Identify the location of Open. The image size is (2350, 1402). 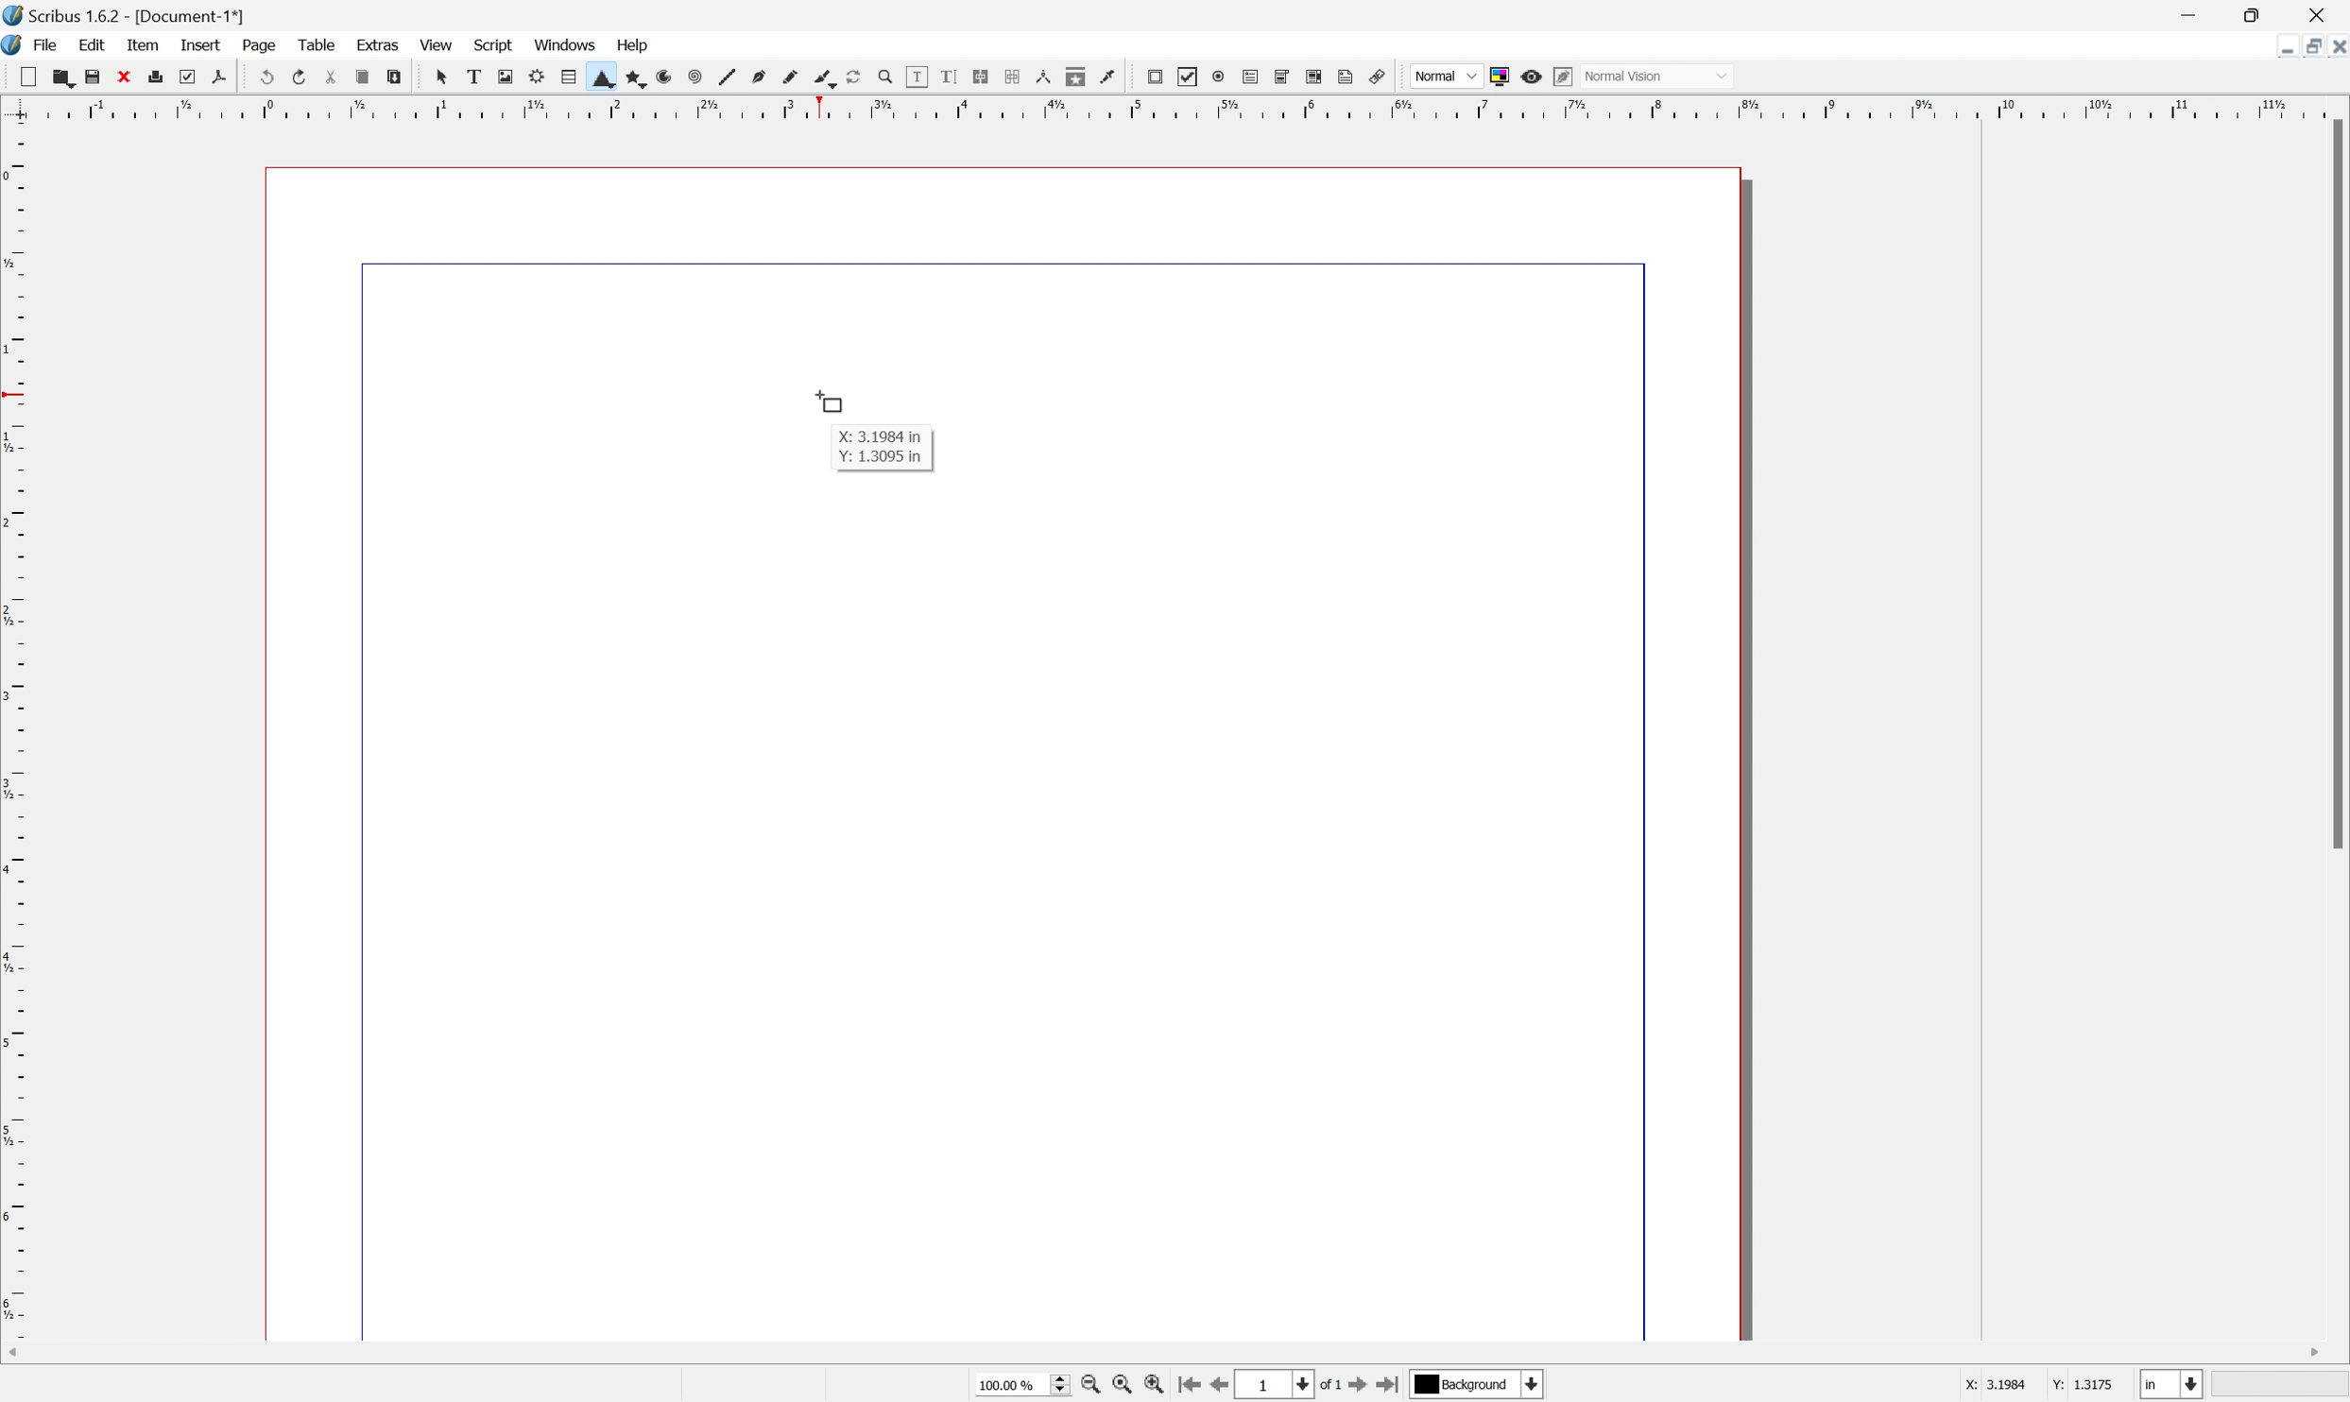
(58, 76).